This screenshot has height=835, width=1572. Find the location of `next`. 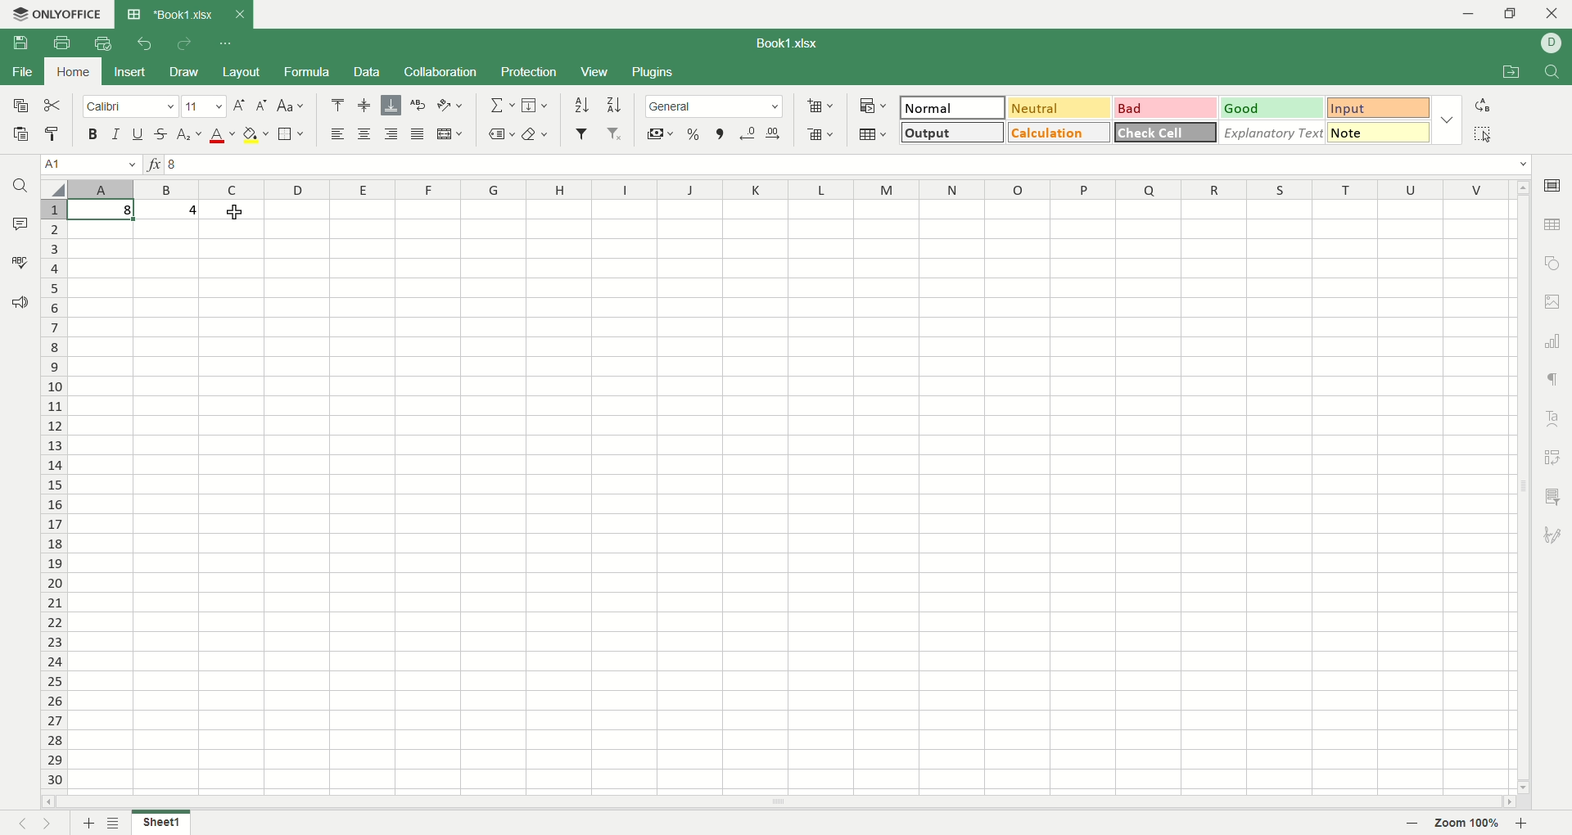

next is located at coordinates (46, 822).